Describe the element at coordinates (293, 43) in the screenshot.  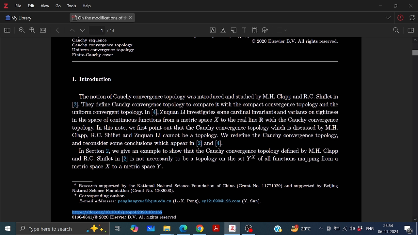
I see `` at that location.